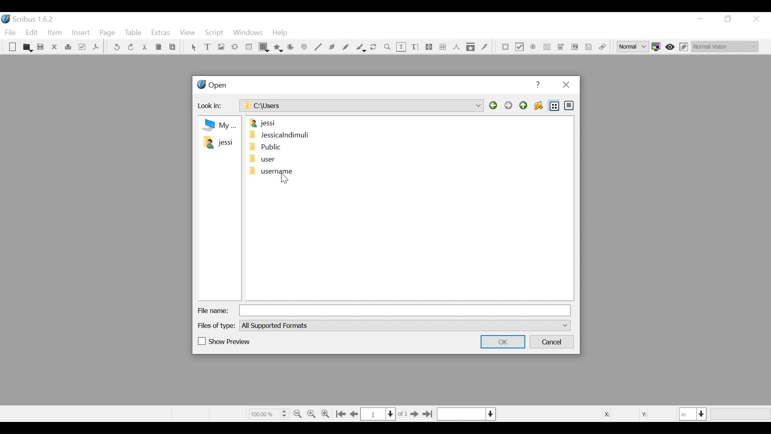  Describe the element at coordinates (213, 107) in the screenshot. I see `Look in` at that location.